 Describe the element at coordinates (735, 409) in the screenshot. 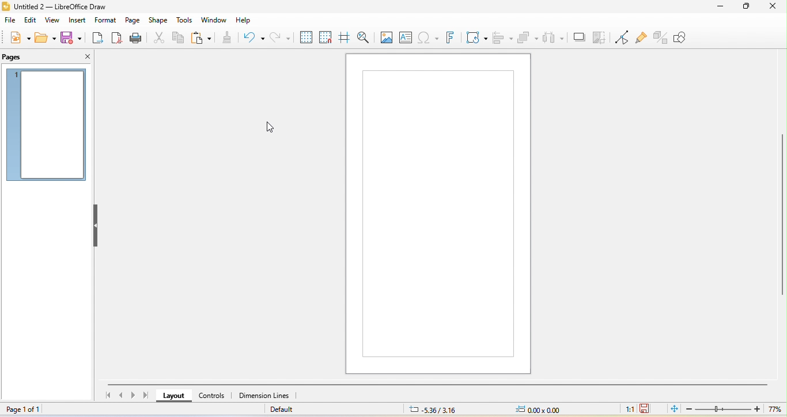

I see `zoom` at that location.